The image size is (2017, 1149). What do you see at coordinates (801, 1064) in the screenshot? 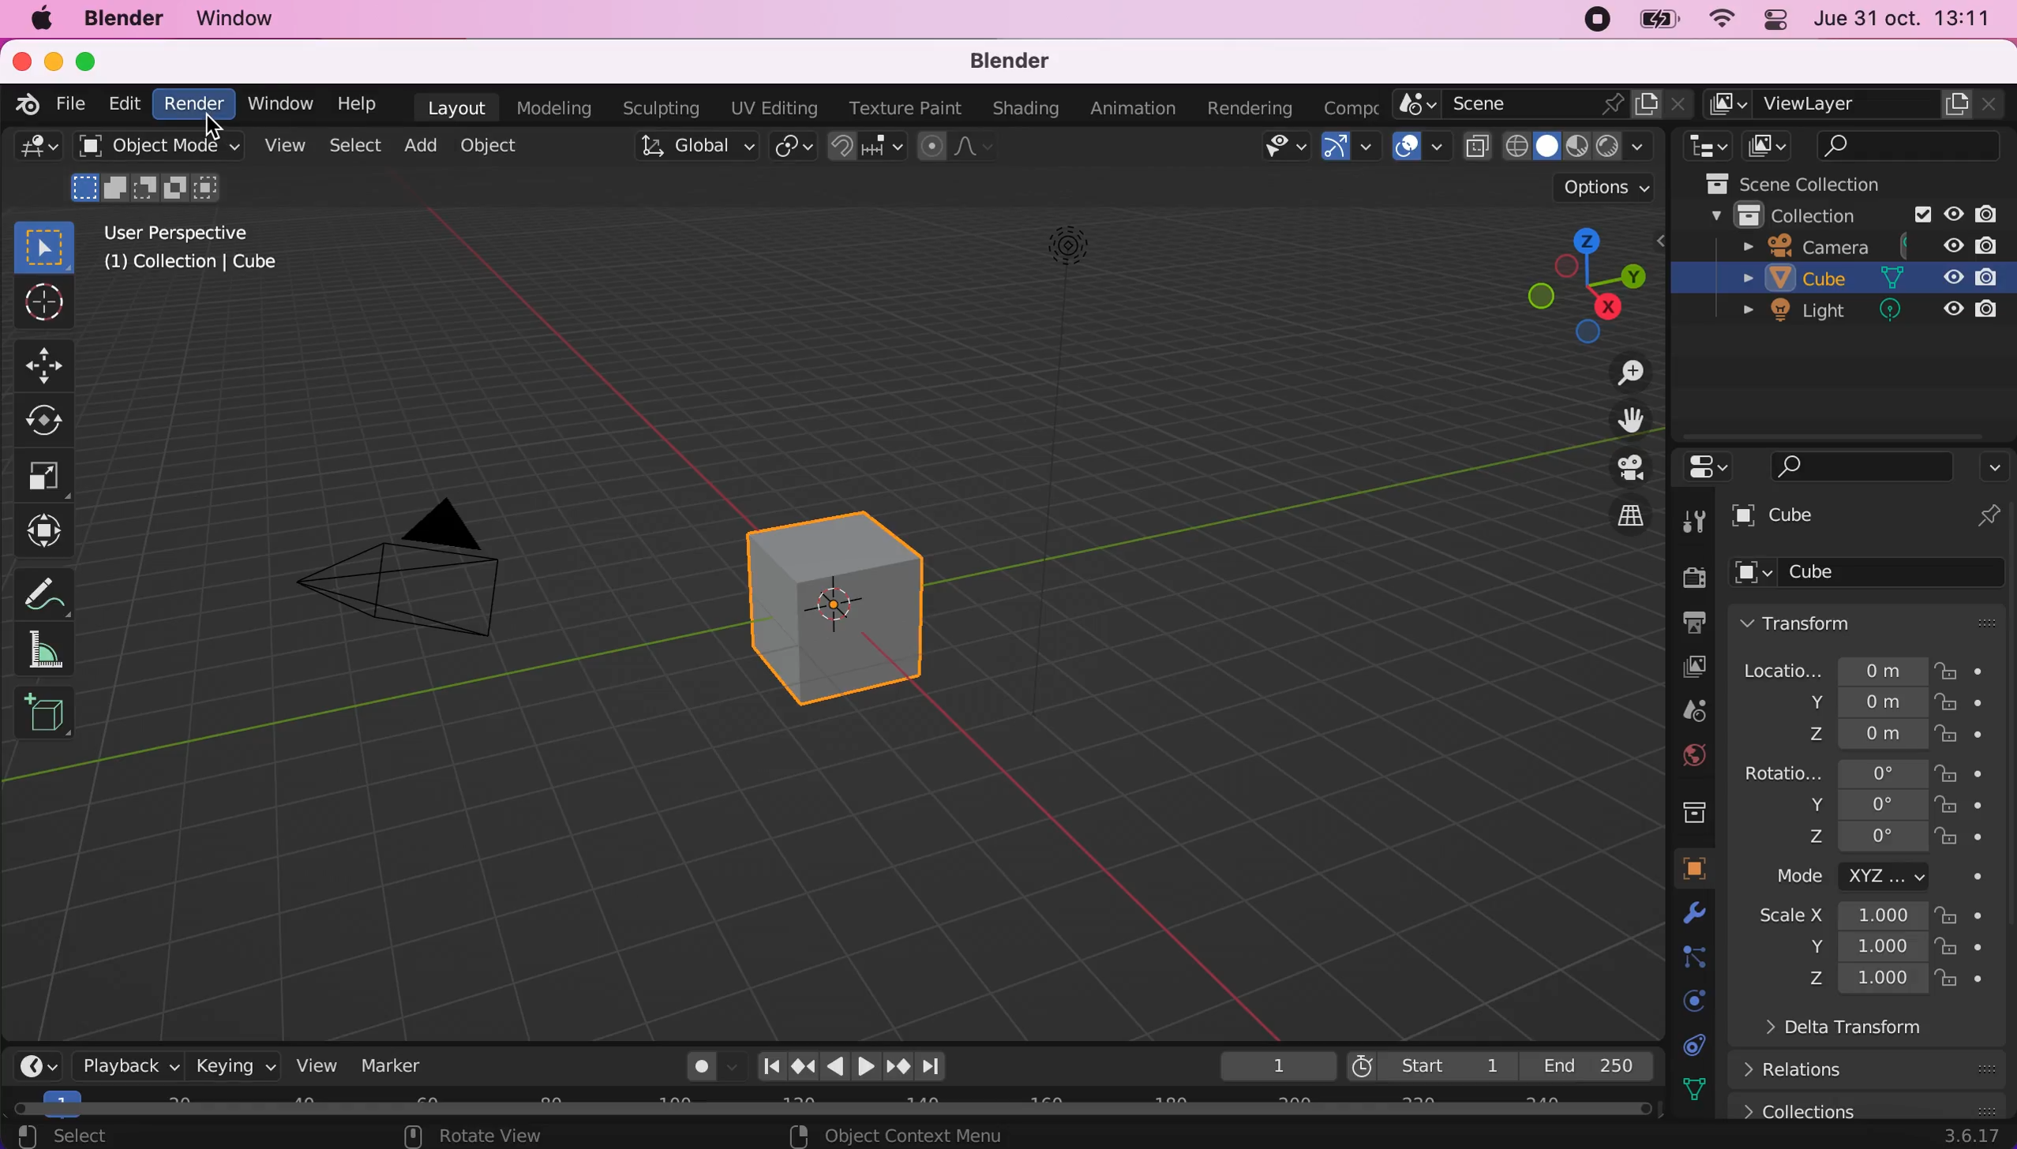
I see `Jump to previous keyframe` at bounding box center [801, 1064].